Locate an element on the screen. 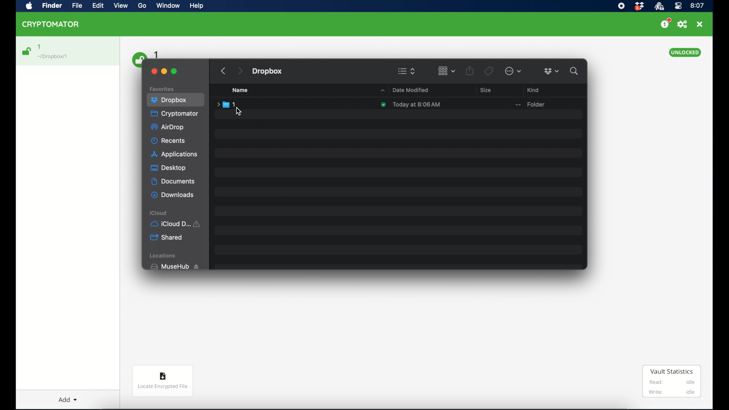 Image resolution: width=729 pixels, height=410 pixels. viewing options is located at coordinates (407, 71).